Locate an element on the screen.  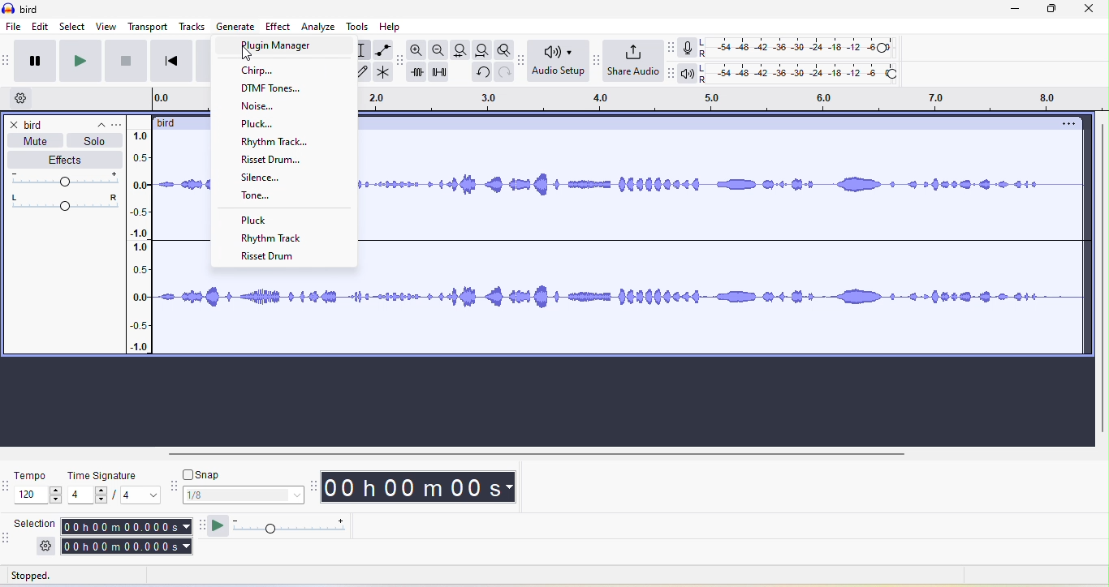
chip is located at coordinates (268, 71).